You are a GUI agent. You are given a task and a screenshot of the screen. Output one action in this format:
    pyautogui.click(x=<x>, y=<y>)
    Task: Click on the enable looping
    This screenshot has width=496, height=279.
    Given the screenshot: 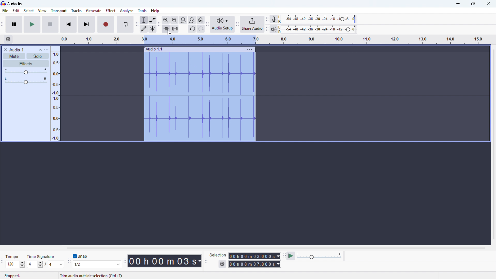 What is the action you would take?
    pyautogui.click(x=125, y=25)
    